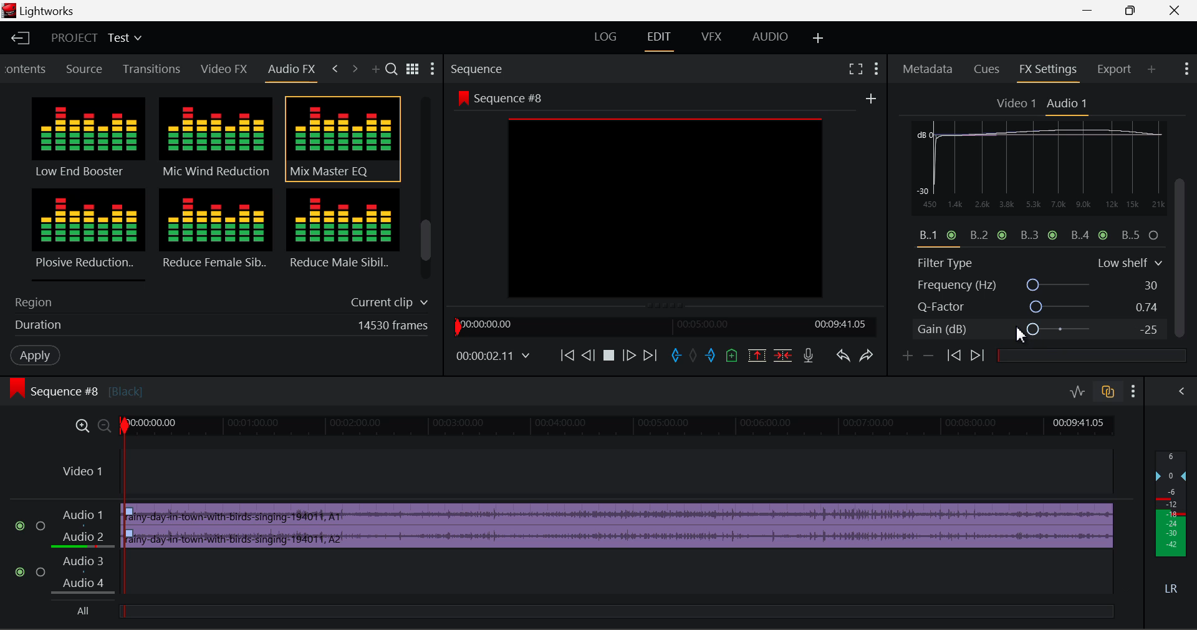 The image size is (1197, 630). What do you see at coordinates (905, 358) in the screenshot?
I see `Add keyframe` at bounding box center [905, 358].